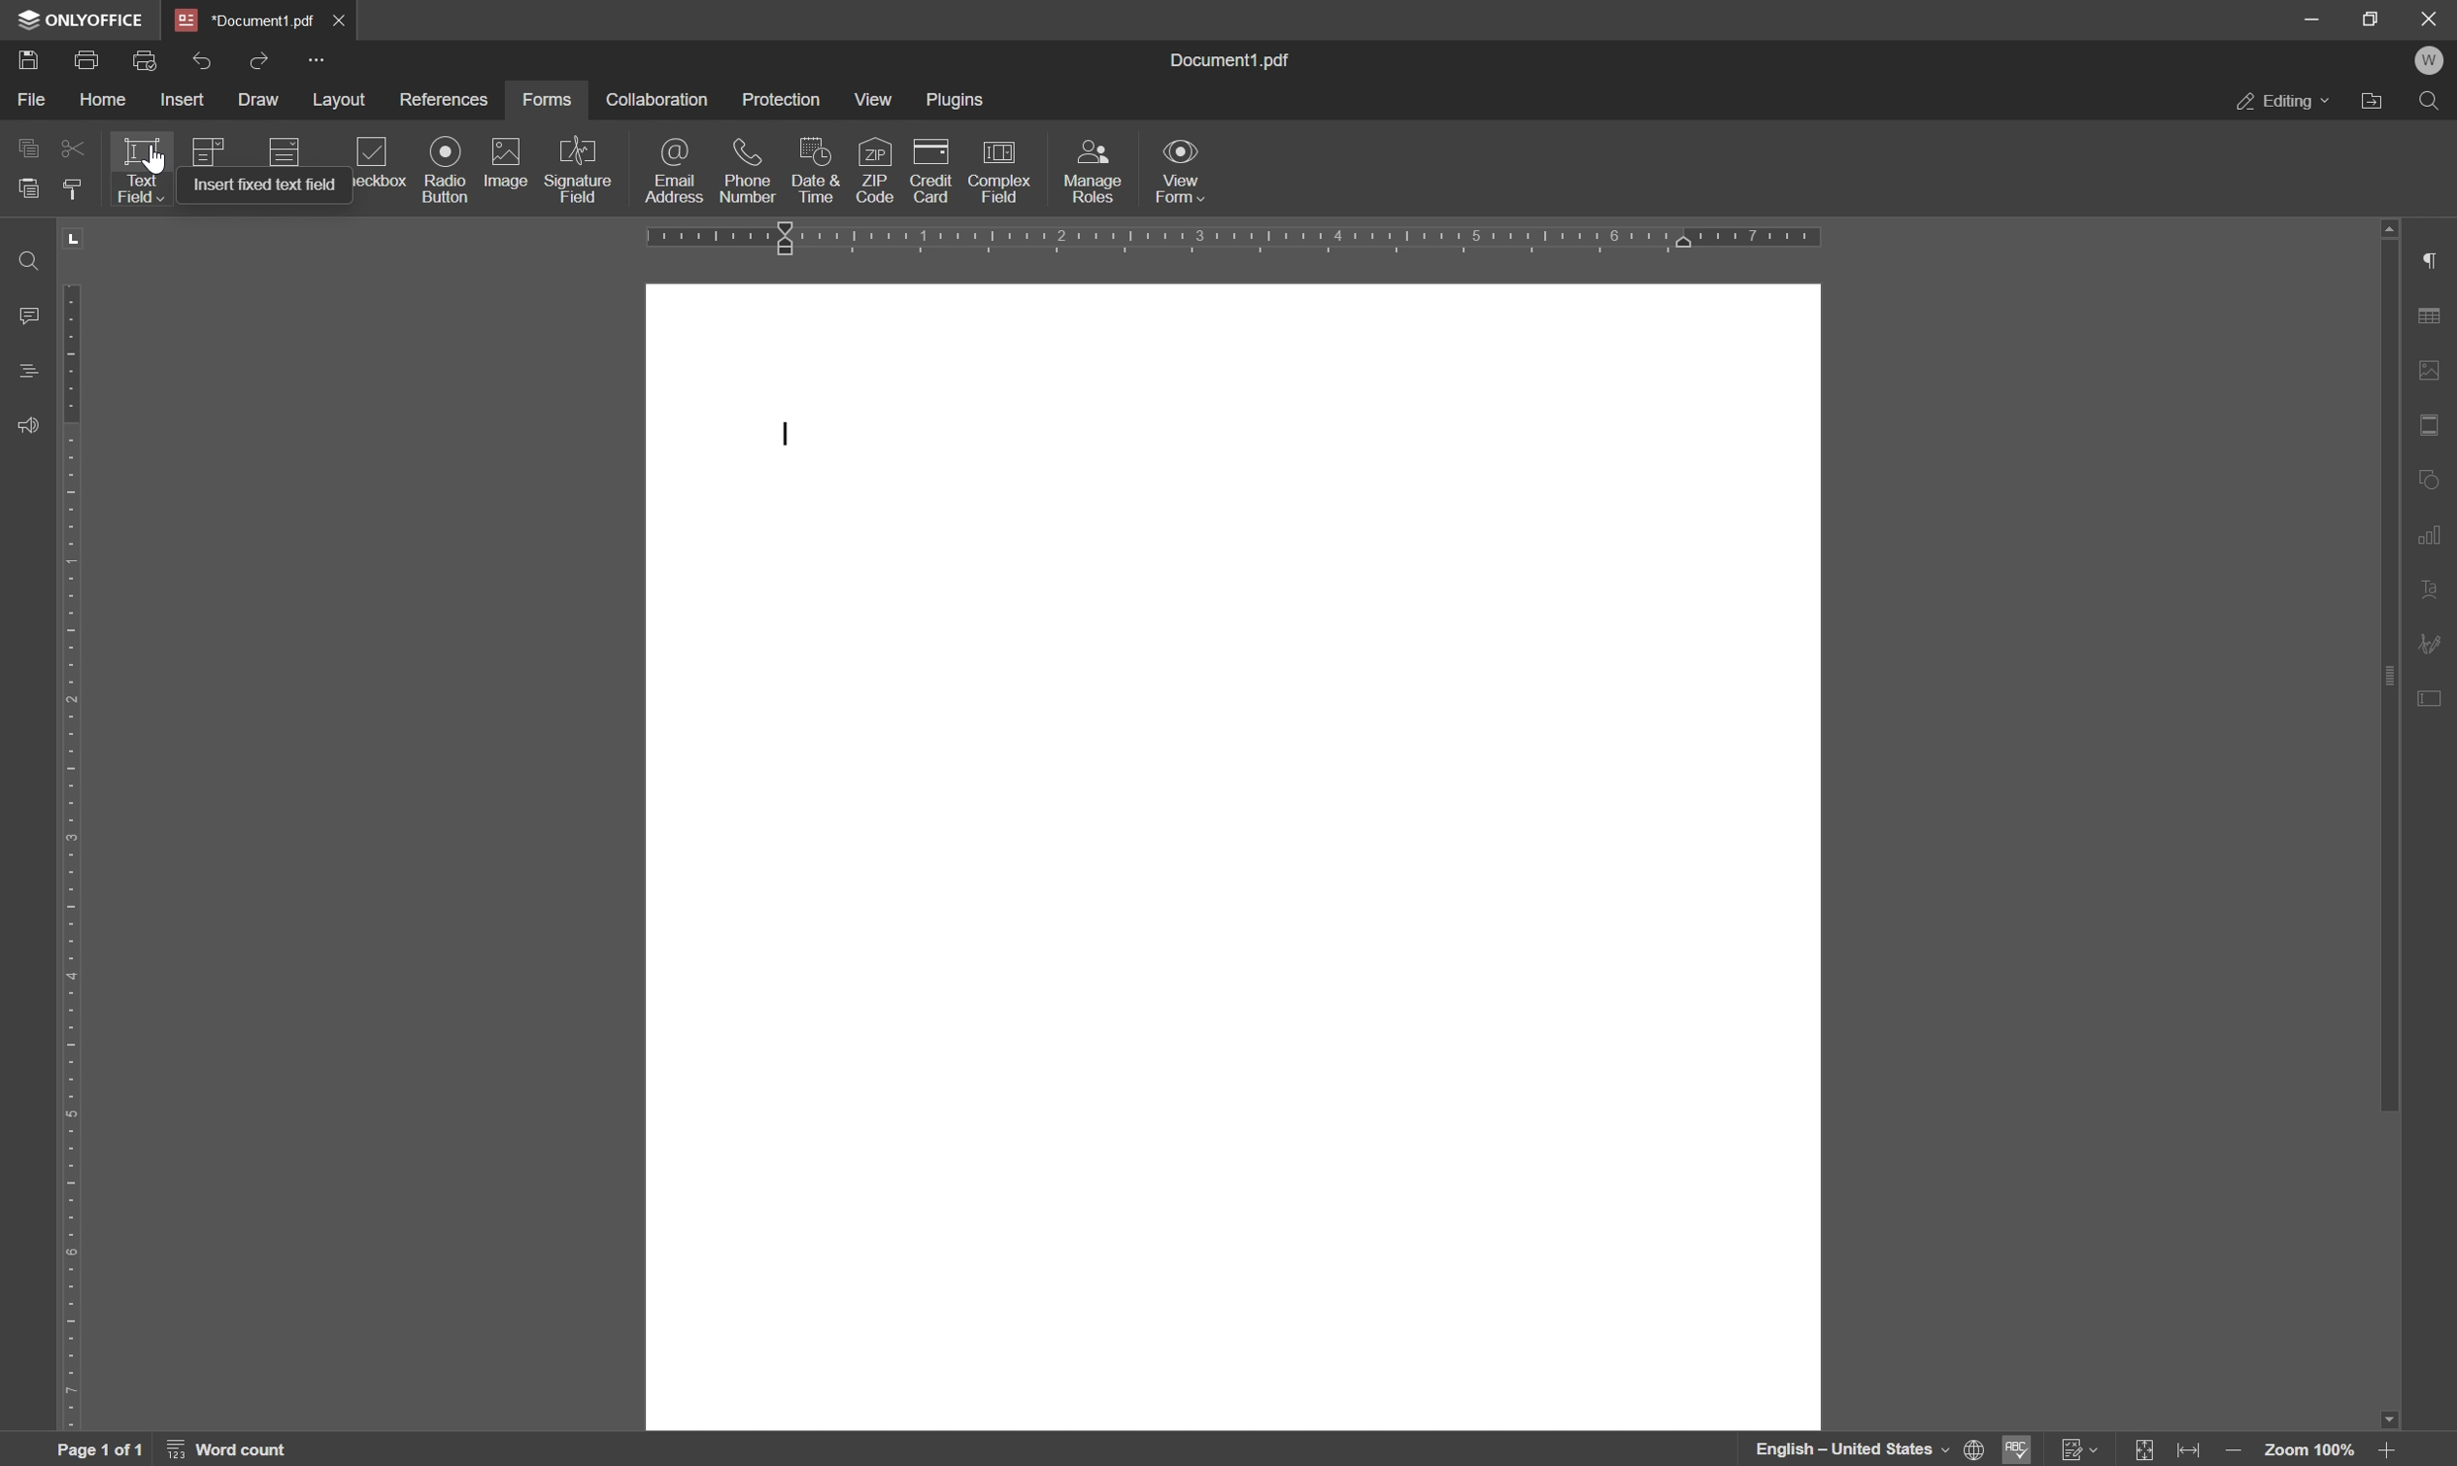 This screenshot has width=2457, height=1466. Describe the element at coordinates (751, 169) in the screenshot. I see `phone number` at that location.